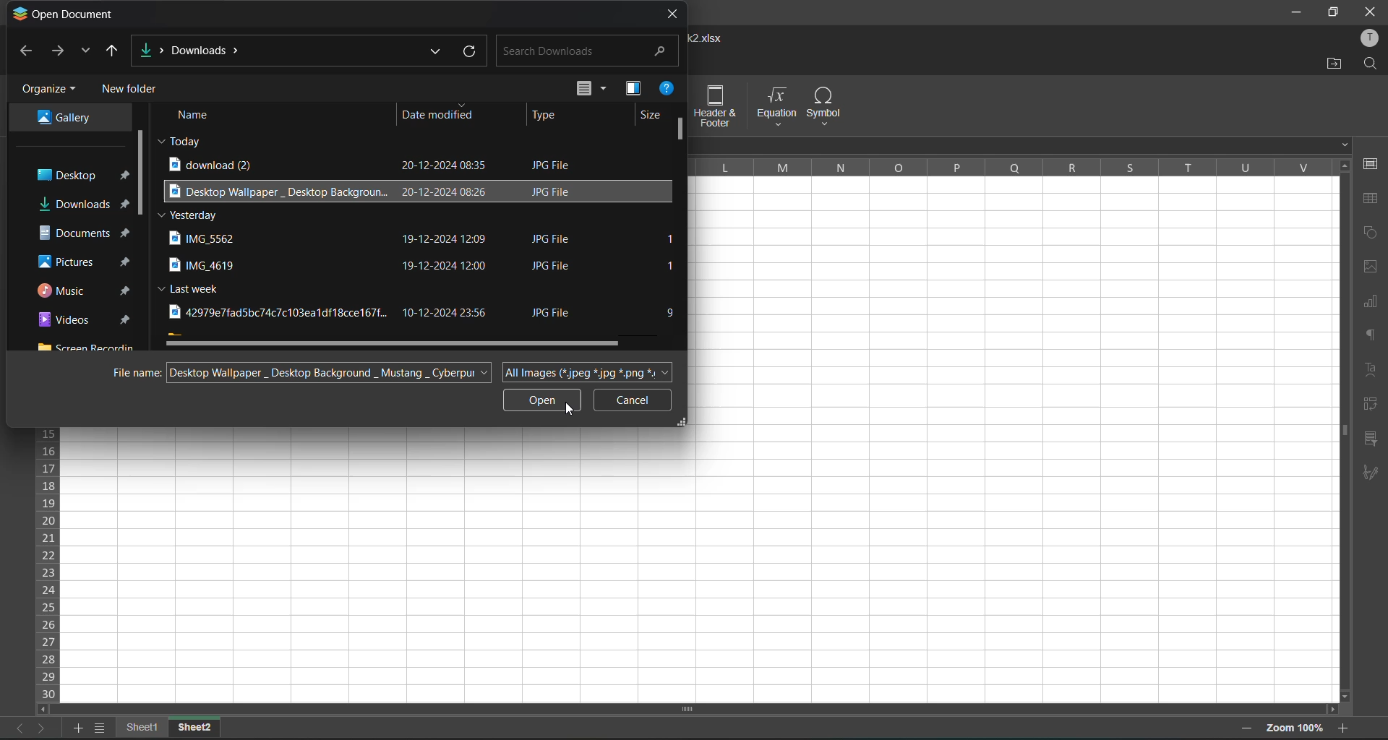 The height and width of the screenshot is (740, 1388). Describe the element at coordinates (675, 13) in the screenshot. I see `close tab` at that location.